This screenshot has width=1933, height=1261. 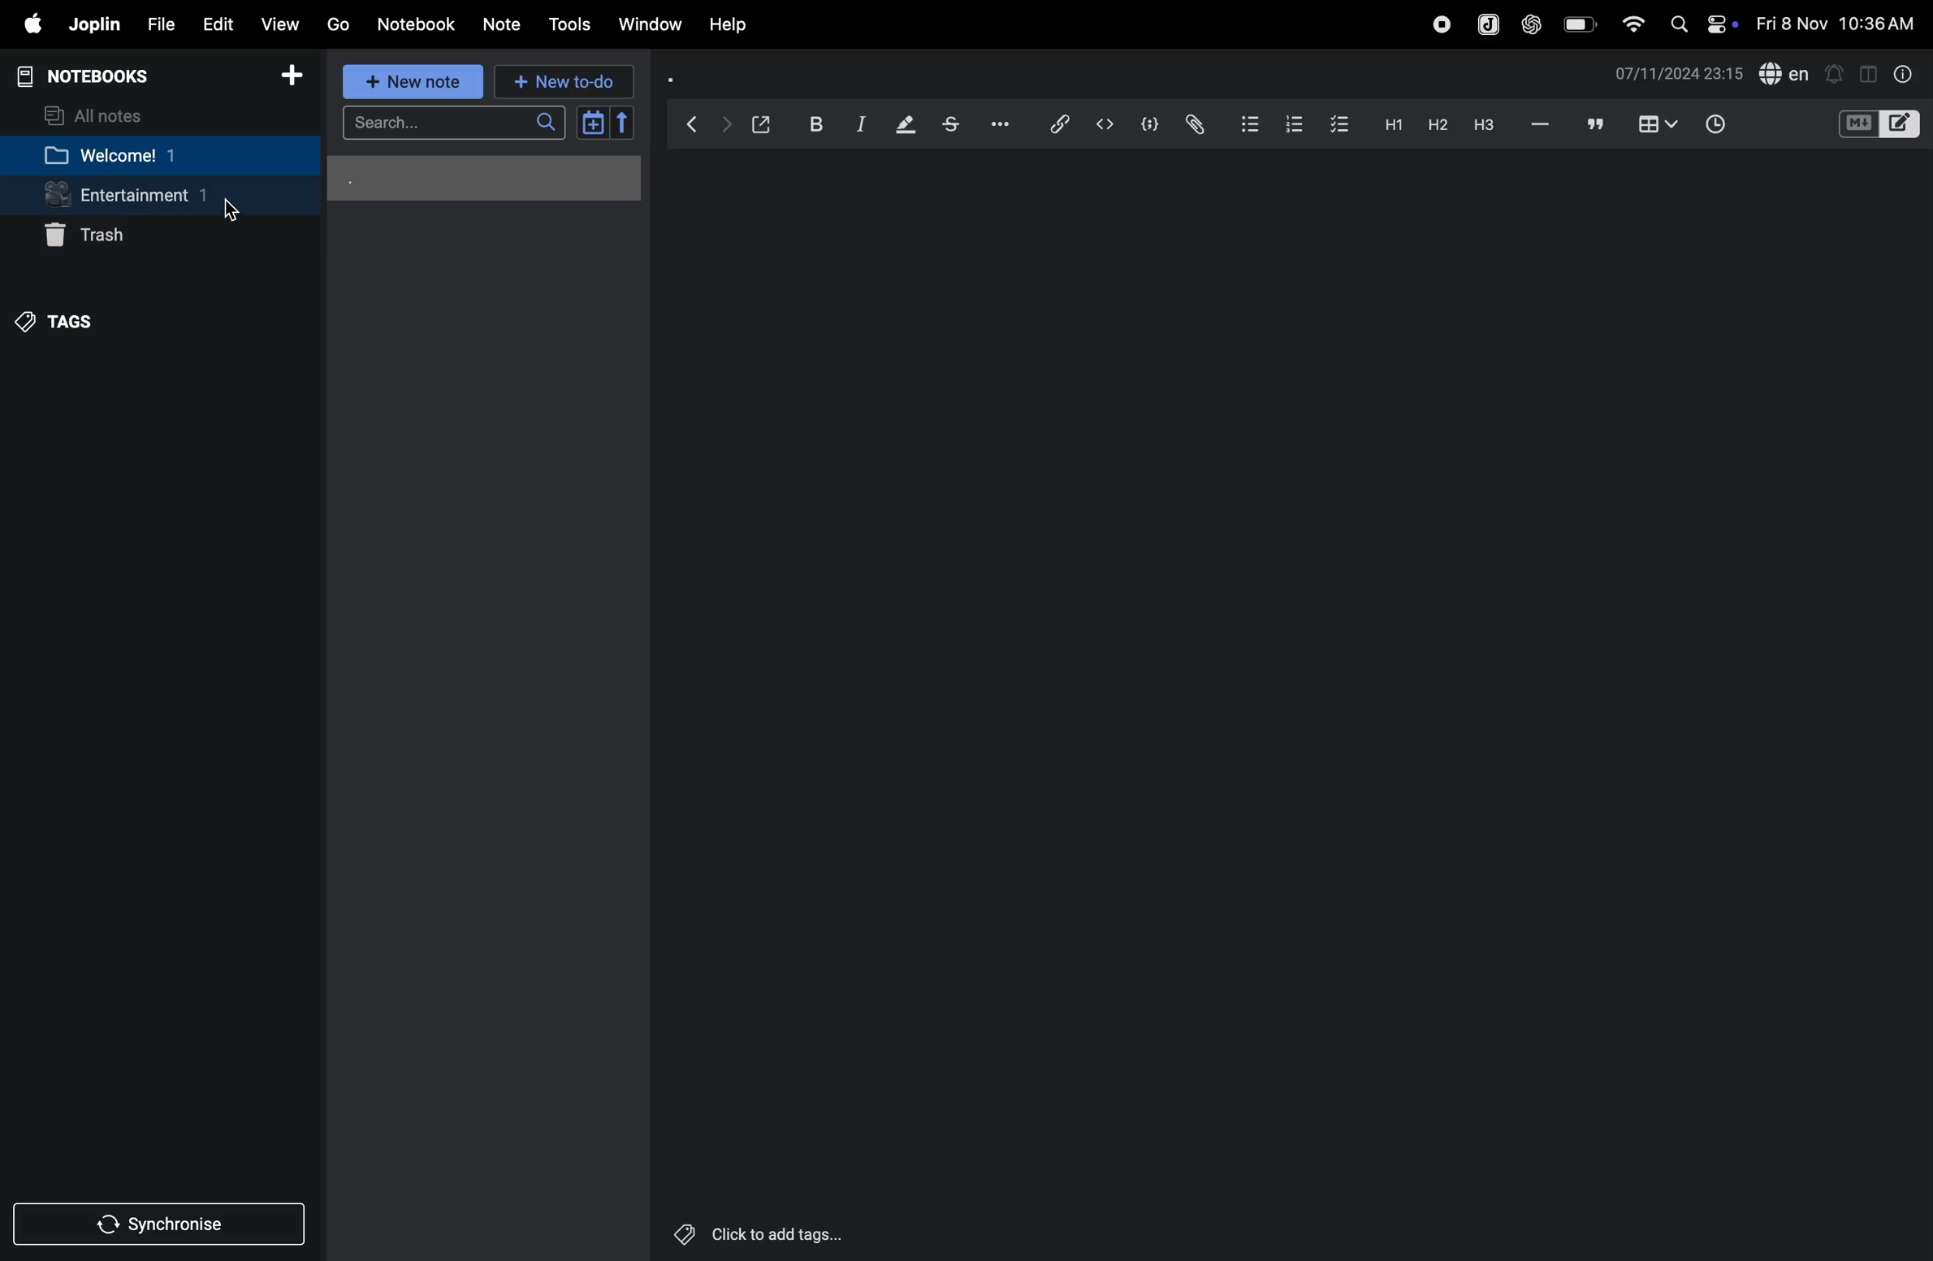 I want to click on info, so click(x=1907, y=76).